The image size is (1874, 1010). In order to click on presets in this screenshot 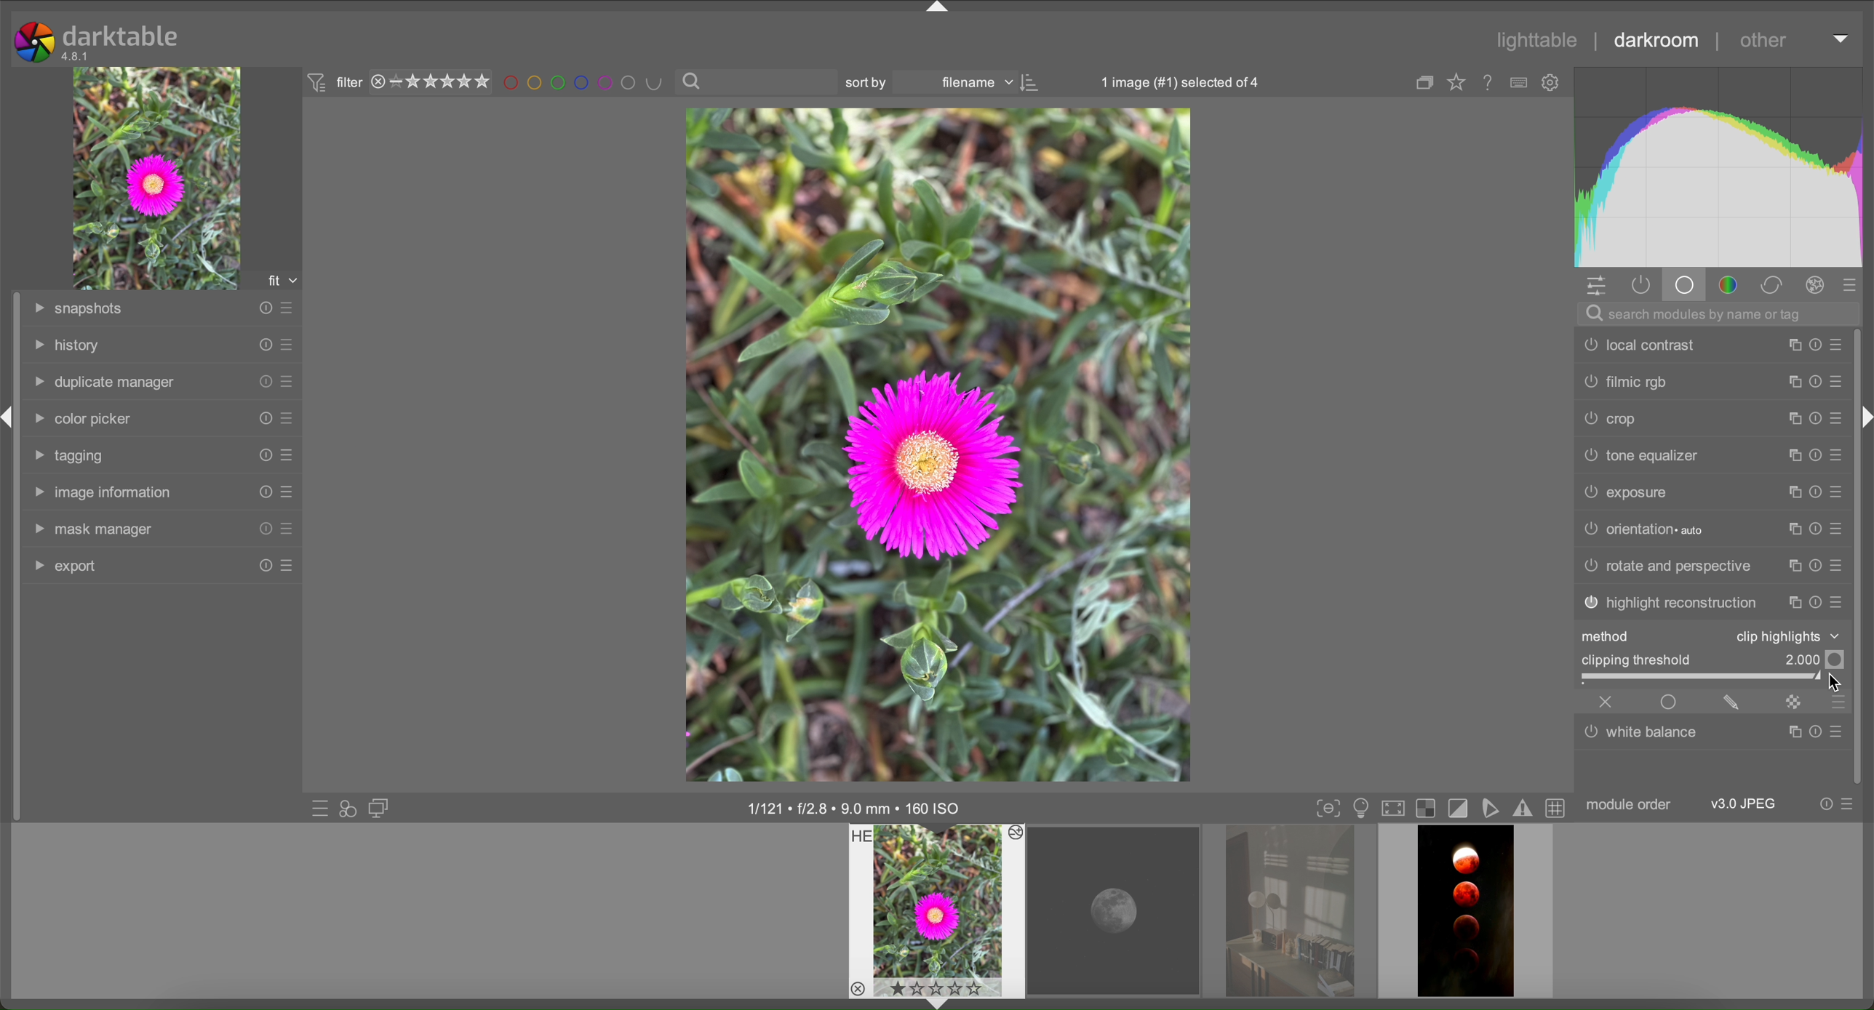, I will do `click(286, 492)`.